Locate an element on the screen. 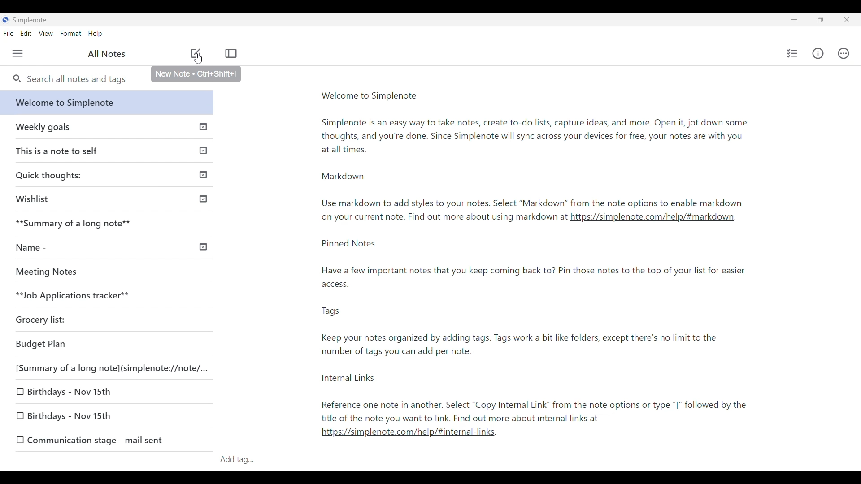 This screenshot has height=484, width=861. Help menu is located at coordinates (96, 34).